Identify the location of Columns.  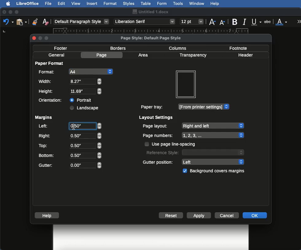
(179, 48).